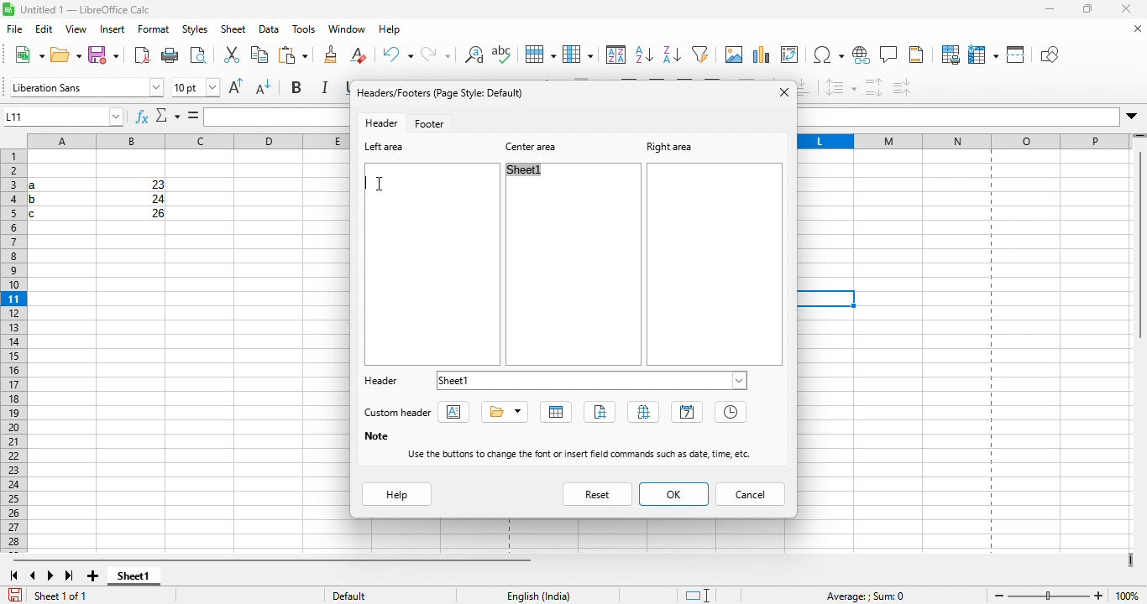 The width and height of the screenshot is (1147, 604). Describe the element at coordinates (111, 33) in the screenshot. I see `insert` at that location.